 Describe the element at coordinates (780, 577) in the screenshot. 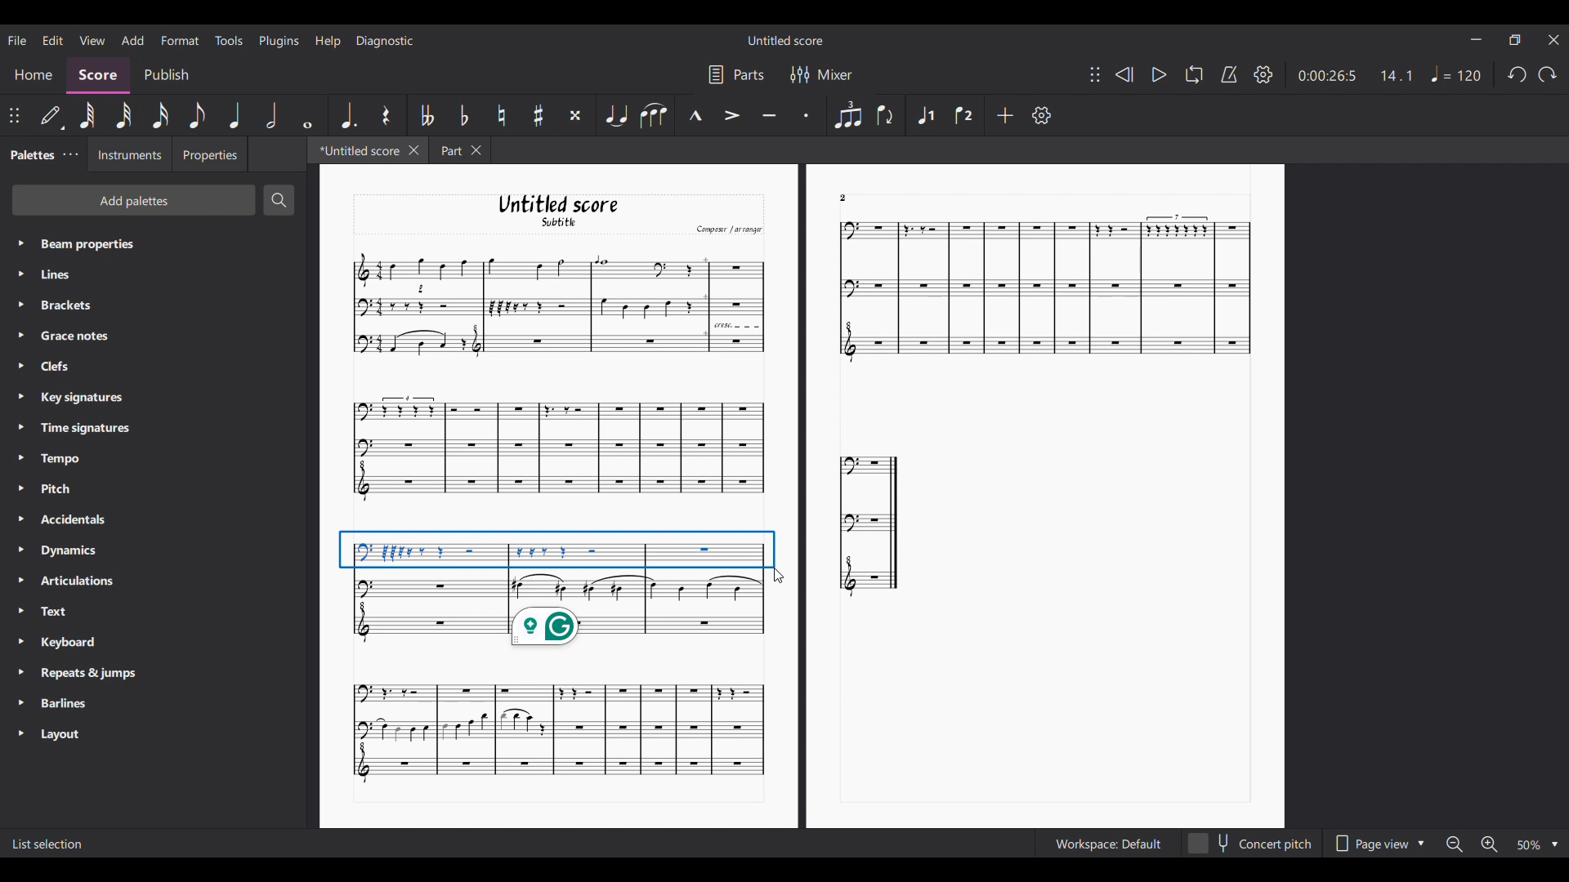

I see `cursor` at that location.